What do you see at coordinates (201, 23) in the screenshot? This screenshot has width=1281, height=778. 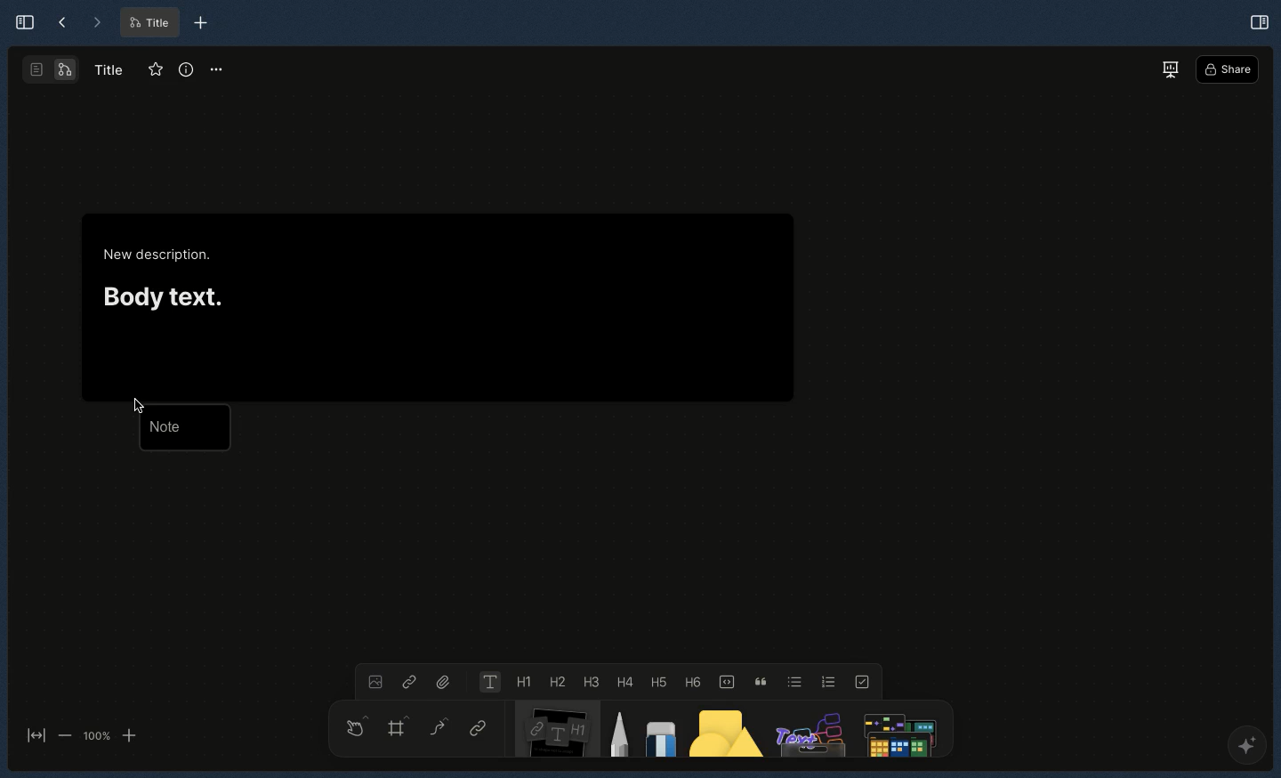 I see `New tab` at bounding box center [201, 23].